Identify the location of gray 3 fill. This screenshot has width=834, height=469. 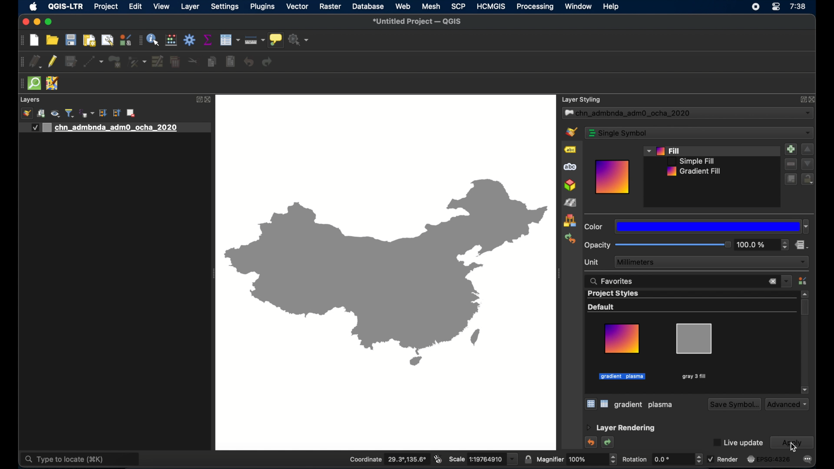
(693, 351).